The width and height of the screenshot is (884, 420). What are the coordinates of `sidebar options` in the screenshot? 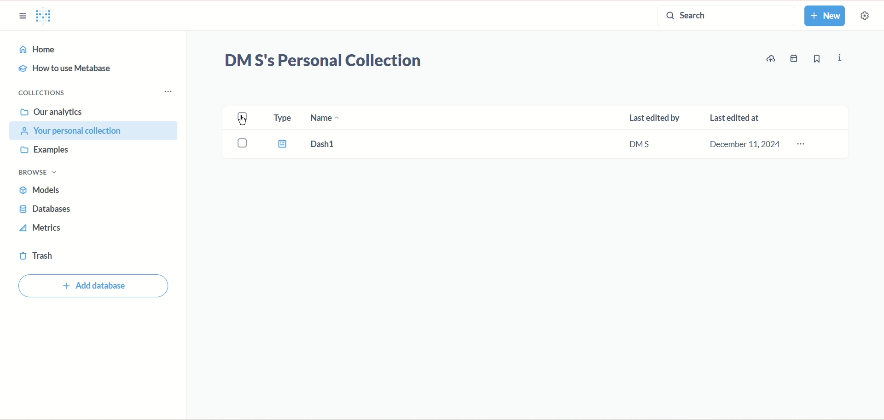 It's located at (21, 16).